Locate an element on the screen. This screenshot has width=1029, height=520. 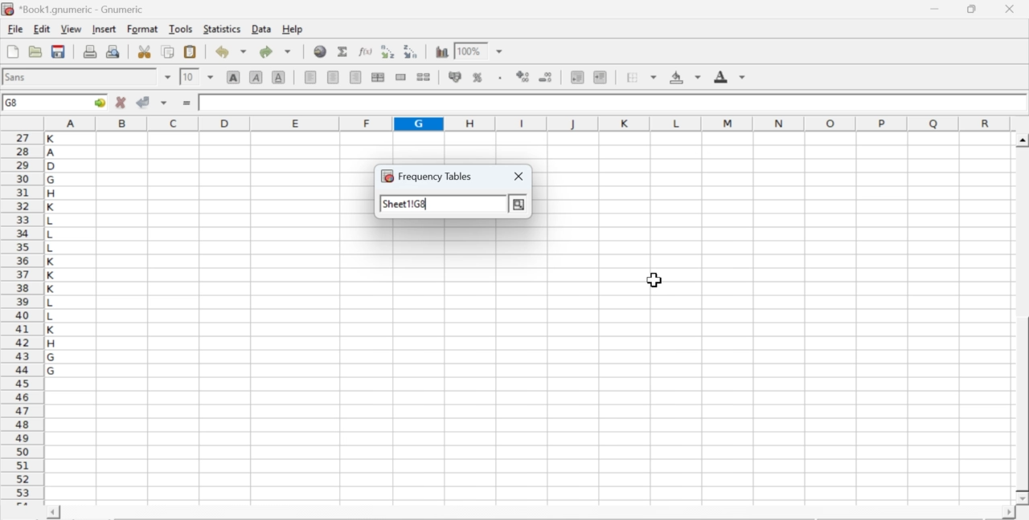
alphabets is located at coordinates (52, 315).